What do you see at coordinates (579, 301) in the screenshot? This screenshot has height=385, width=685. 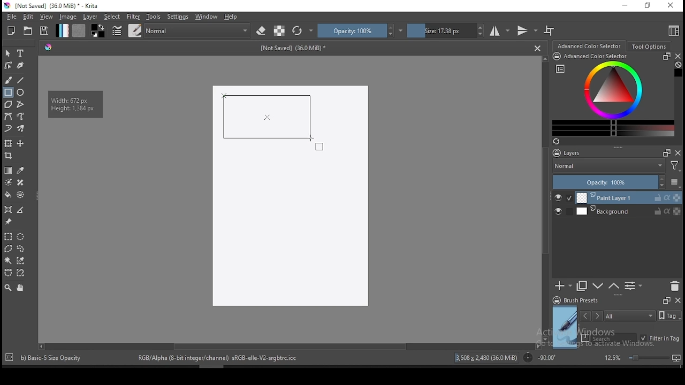 I see `brush presets` at bounding box center [579, 301].